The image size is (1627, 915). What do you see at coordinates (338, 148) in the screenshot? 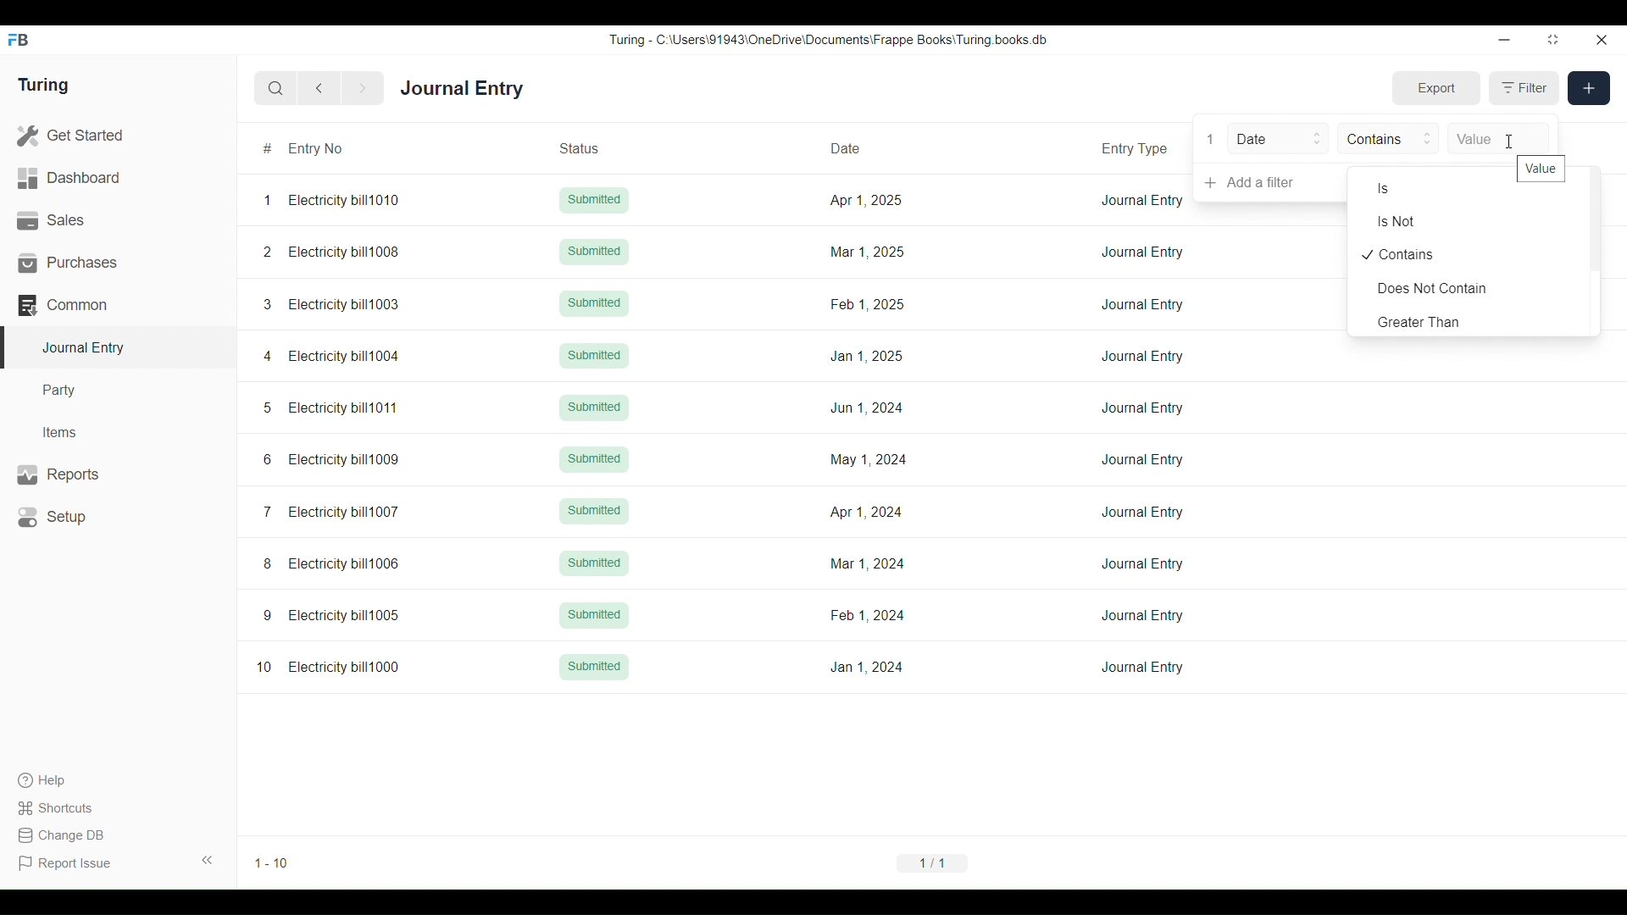
I see `# Entry No` at bounding box center [338, 148].